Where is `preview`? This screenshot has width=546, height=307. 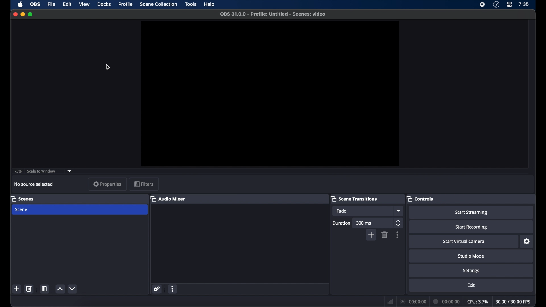
preview is located at coordinates (270, 94).